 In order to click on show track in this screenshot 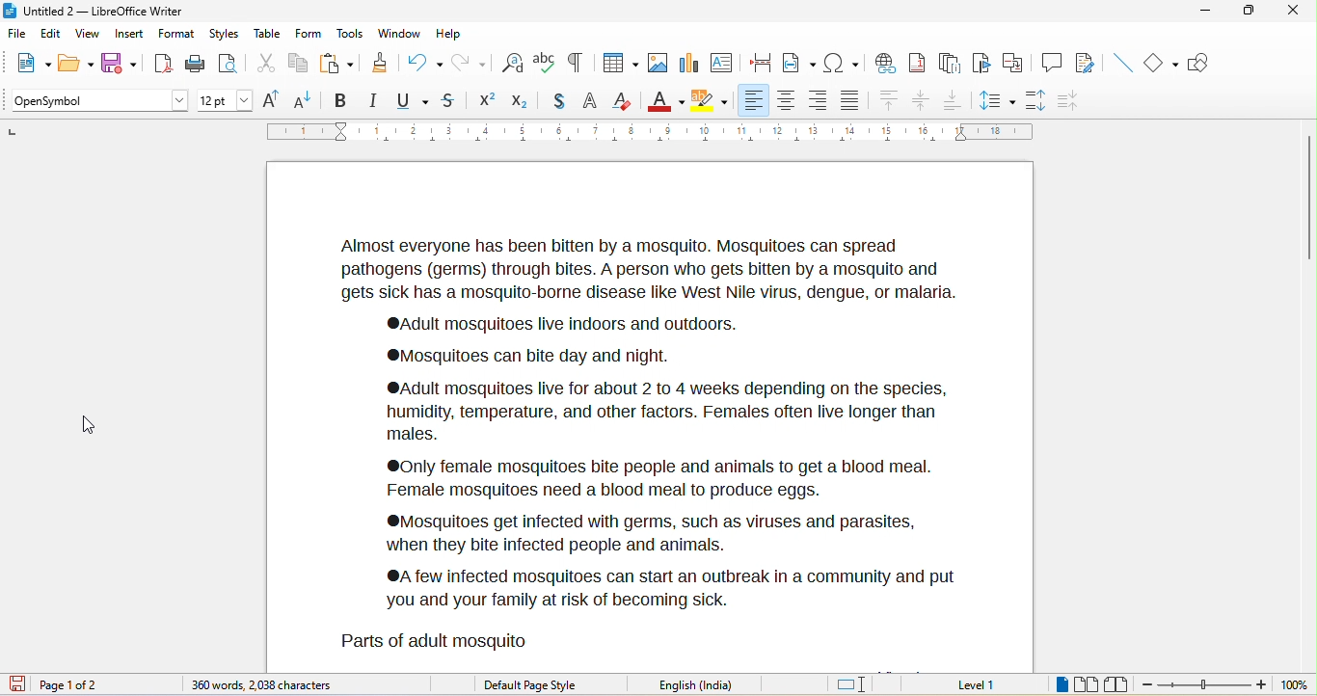, I will do `click(1091, 64)`.